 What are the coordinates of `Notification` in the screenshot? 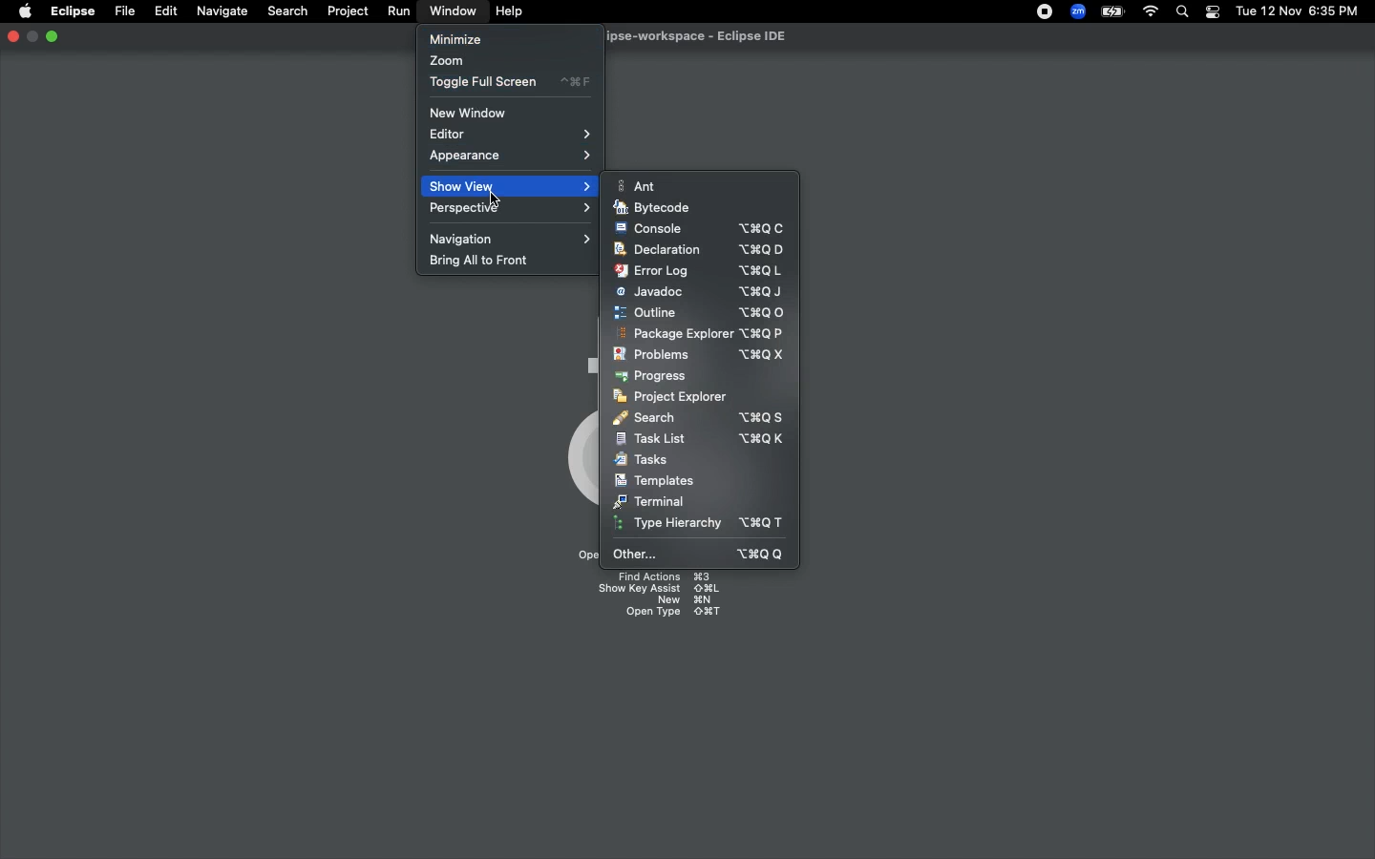 It's located at (1212, 12).